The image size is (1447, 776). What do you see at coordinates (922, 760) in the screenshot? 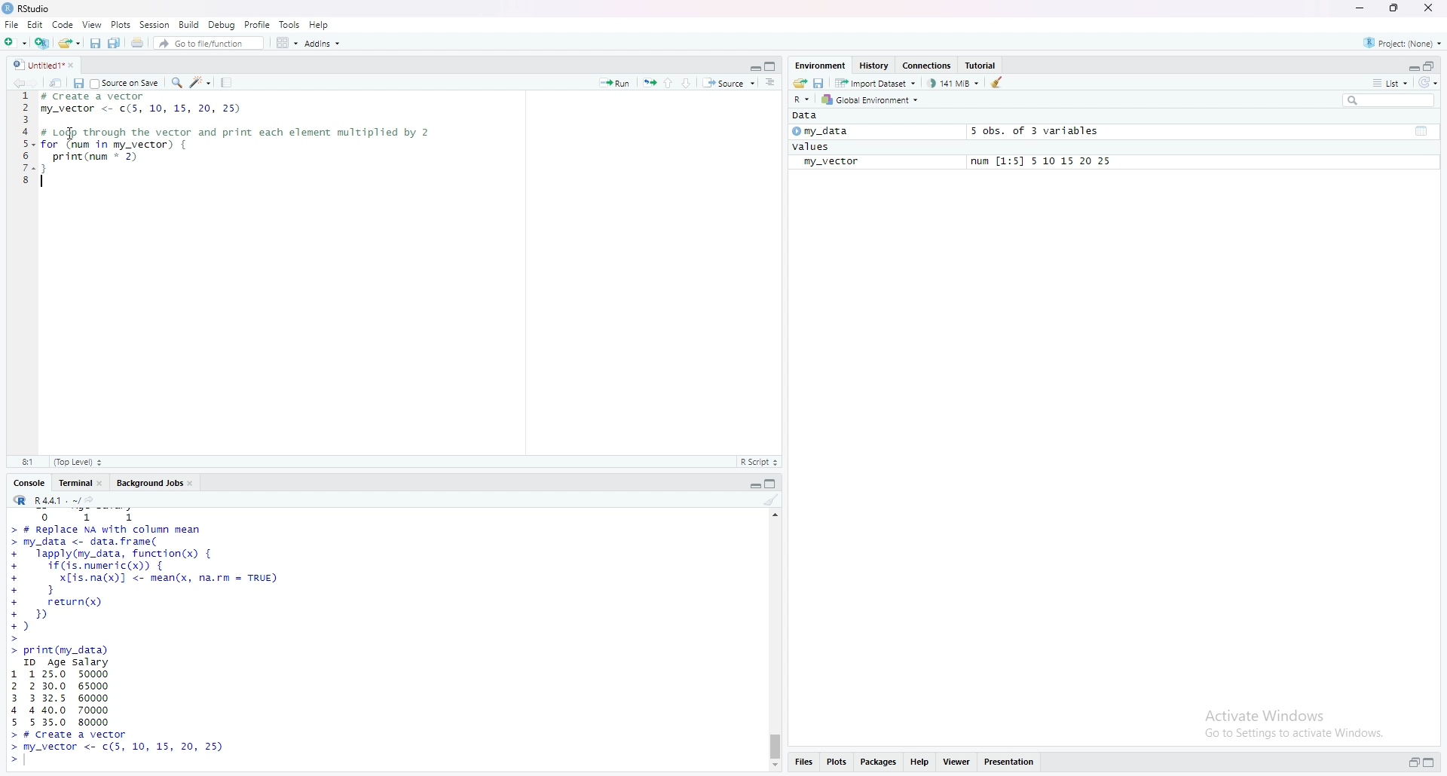
I see `help` at bounding box center [922, 760].